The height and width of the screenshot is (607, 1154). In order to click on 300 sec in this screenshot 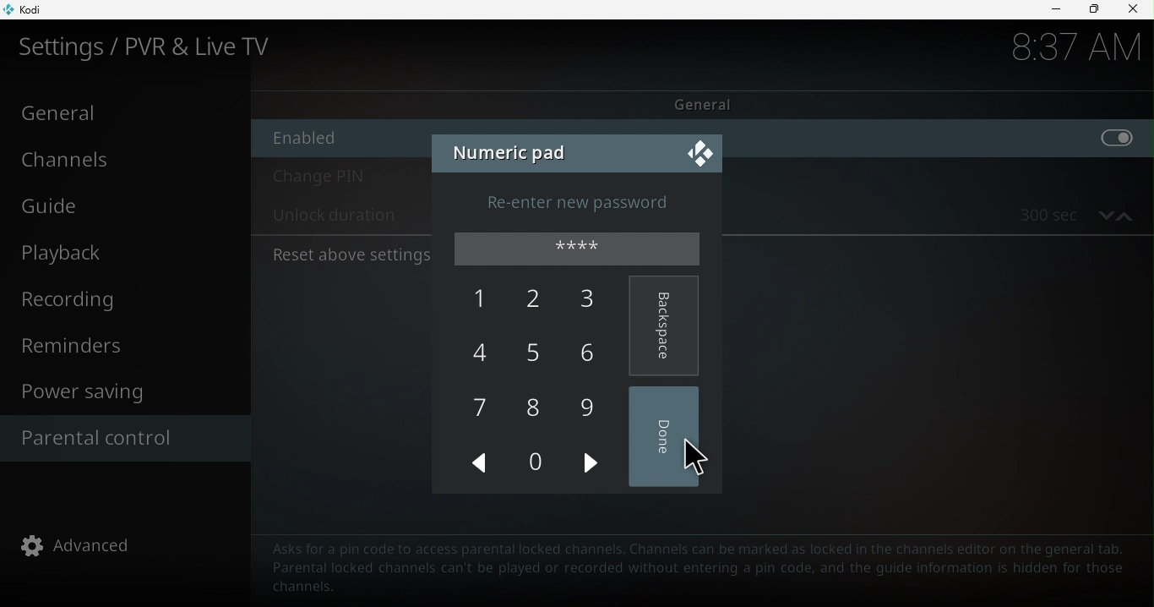, I will do `click(1038, 215)`.